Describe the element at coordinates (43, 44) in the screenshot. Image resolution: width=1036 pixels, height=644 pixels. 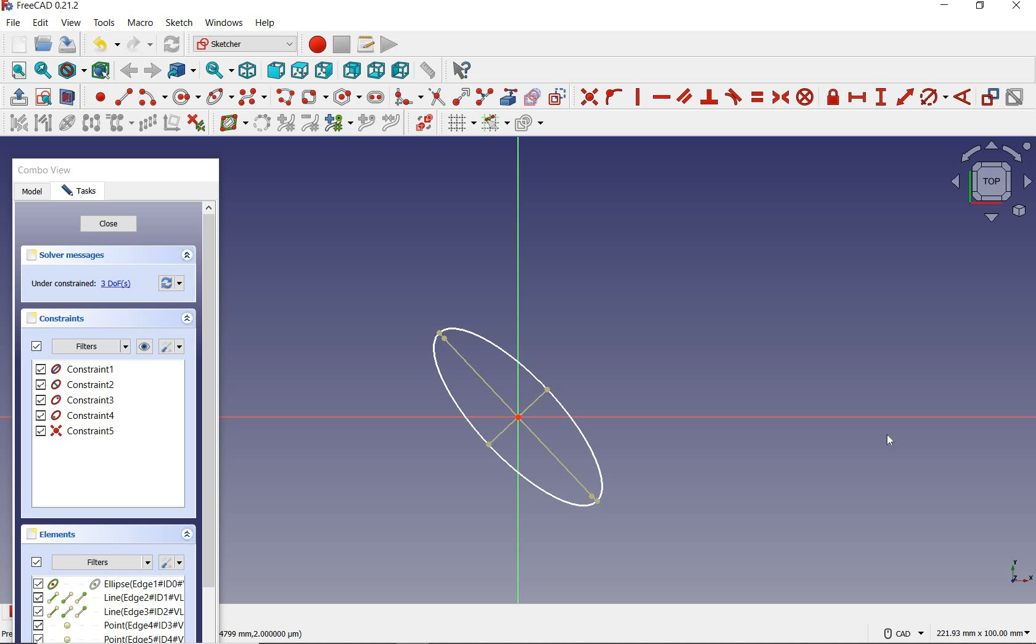
I see `open` at that location.